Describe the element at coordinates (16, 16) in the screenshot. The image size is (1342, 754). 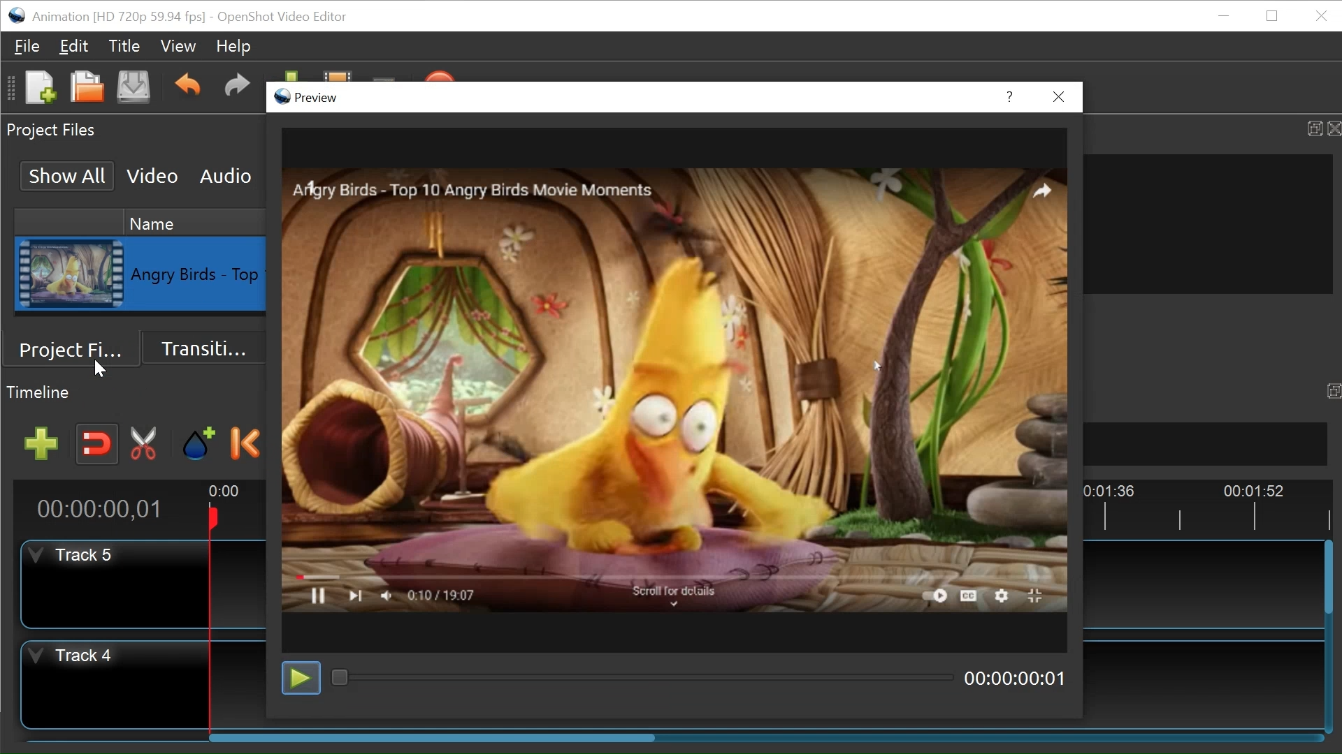
I see `OpenShot Desktop Icon` at that location.